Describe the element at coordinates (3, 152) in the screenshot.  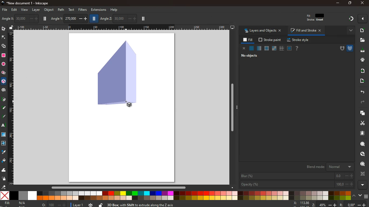
I see `drop` at that location.